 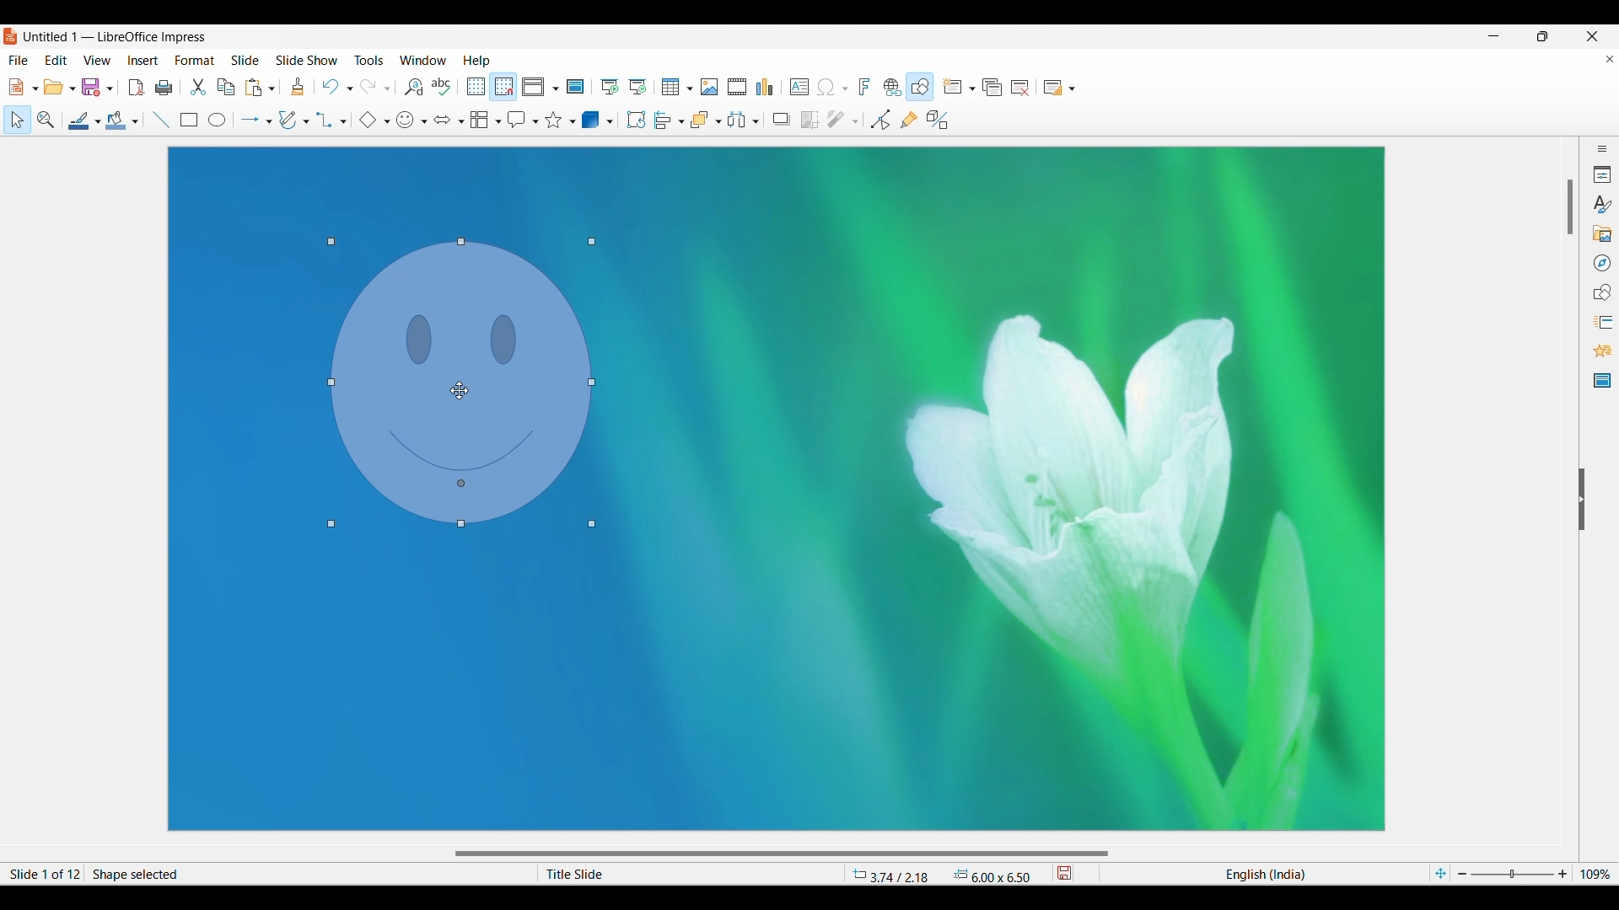 What do you see at coordinates (1601, 233) in the screenshot?
I see `Gallery` at bounding box center [1601, 233].